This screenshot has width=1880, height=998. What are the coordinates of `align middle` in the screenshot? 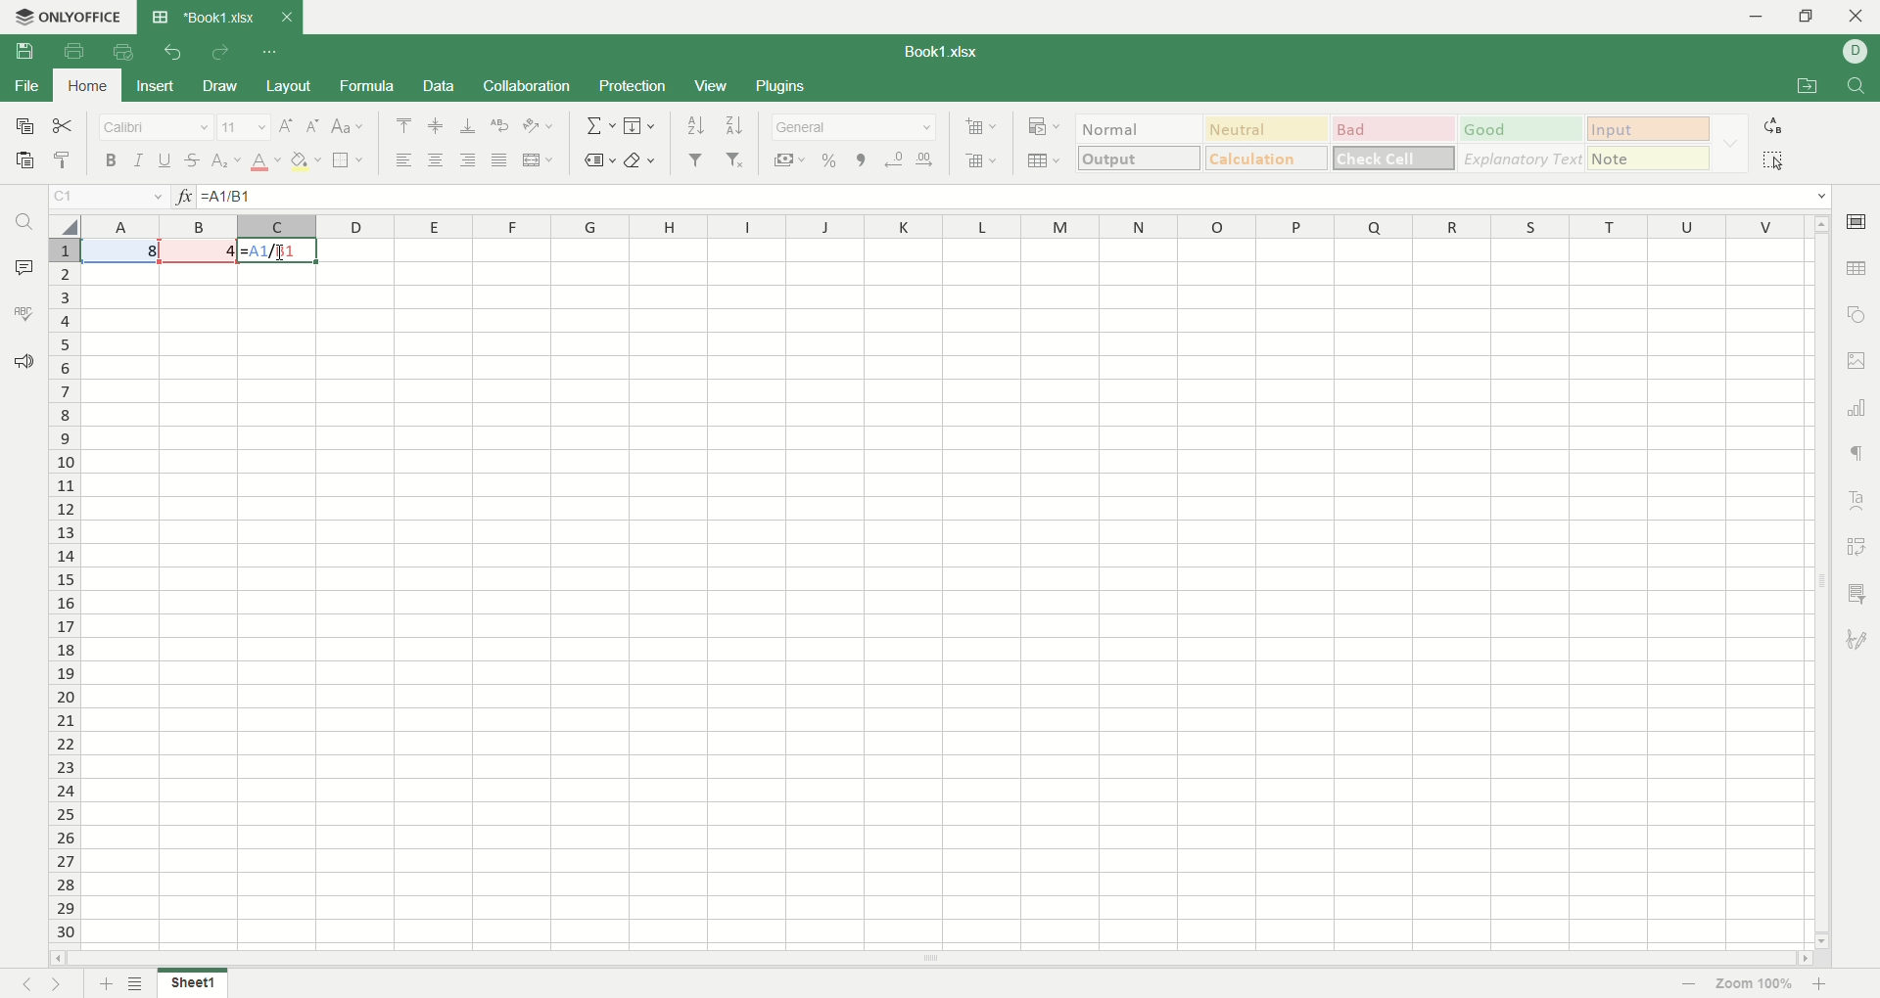 It's located at (433, 125).